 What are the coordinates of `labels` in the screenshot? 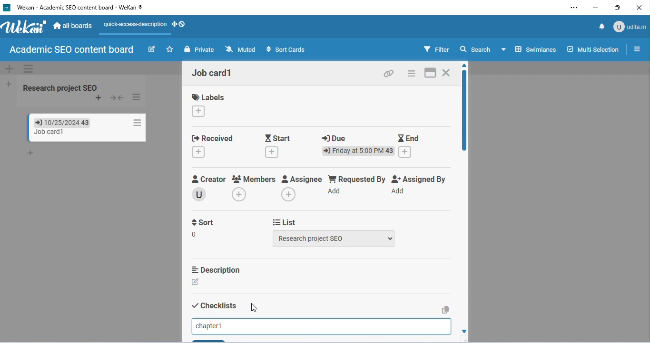 It's located at (208, 97).